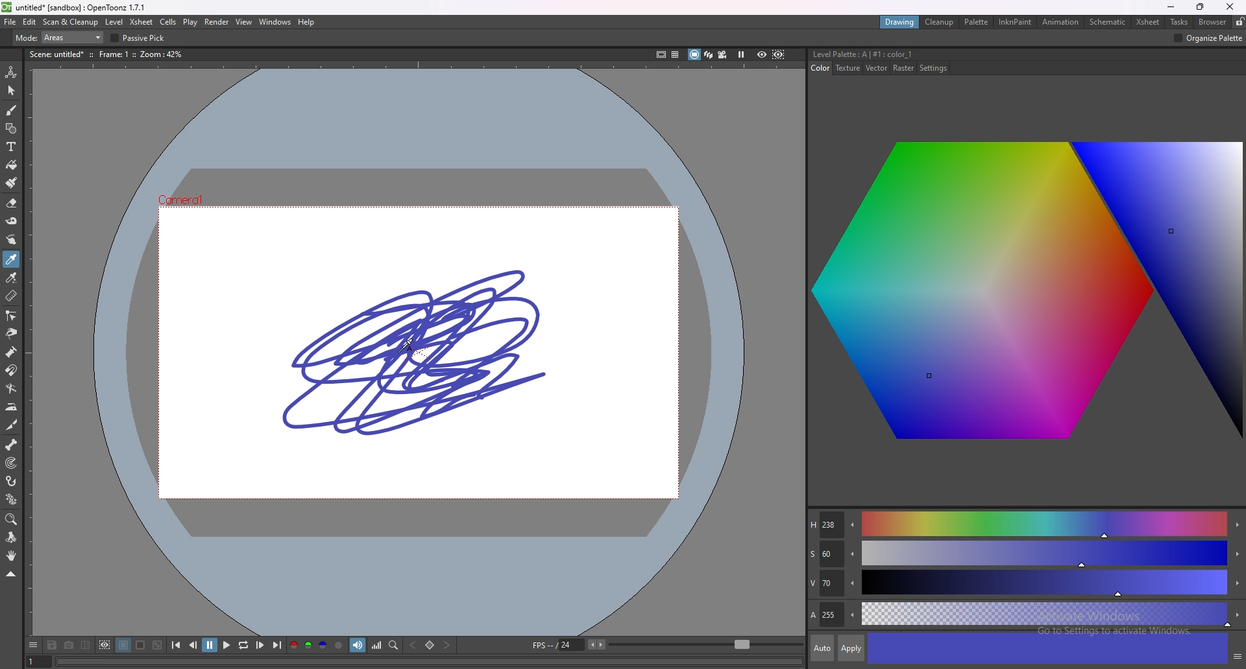 This screenshot has width=1246, height=669. I want to click on locator, so click(394, 645).